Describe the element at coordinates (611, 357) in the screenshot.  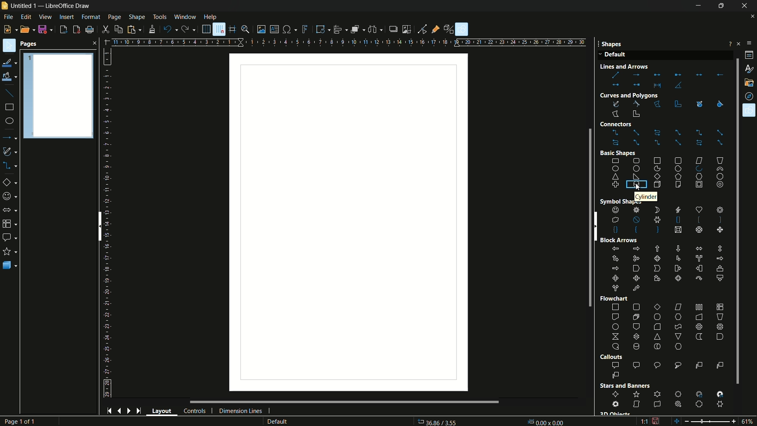
I see `Callouts` at that location.